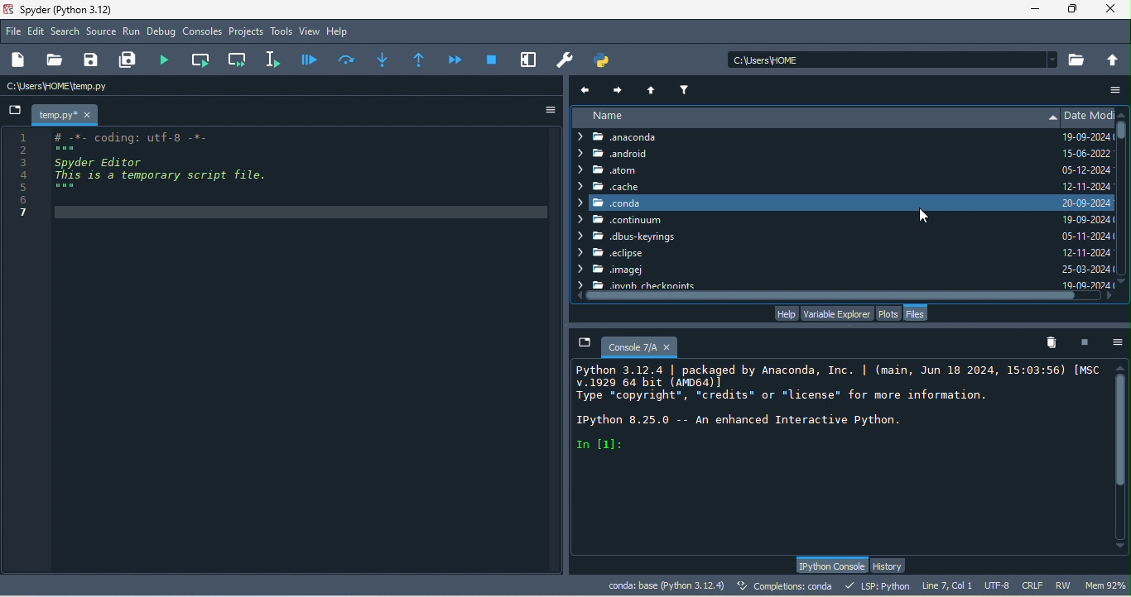 Image resolution: width=1131 pixels, height=597 pixels. Describe the element at coordinates (1120, 366) in the screenshot. I see `scroll up` at that location.